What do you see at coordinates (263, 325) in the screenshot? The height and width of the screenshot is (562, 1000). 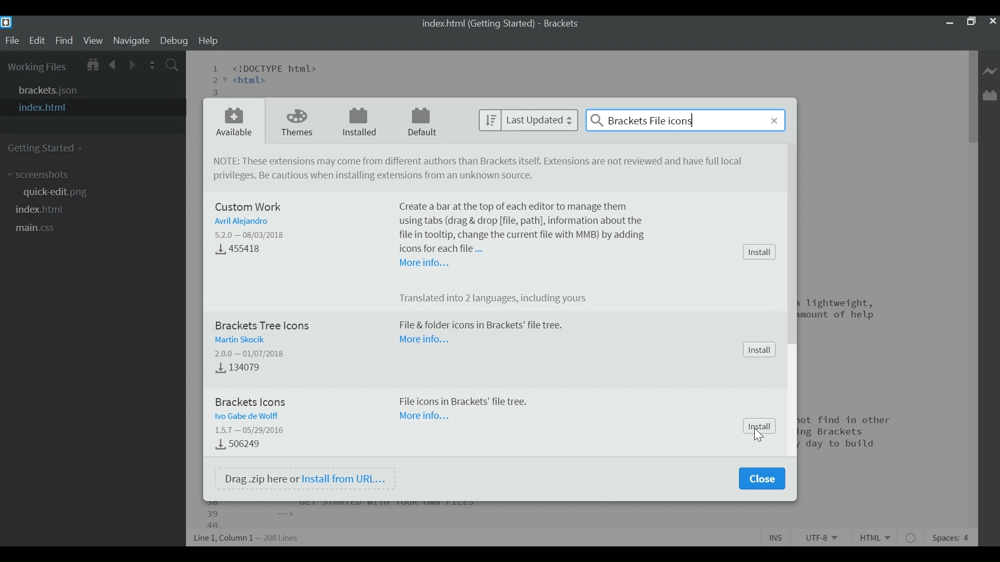 I see `Brackets Tree icons` at bounding box center [263, 325].